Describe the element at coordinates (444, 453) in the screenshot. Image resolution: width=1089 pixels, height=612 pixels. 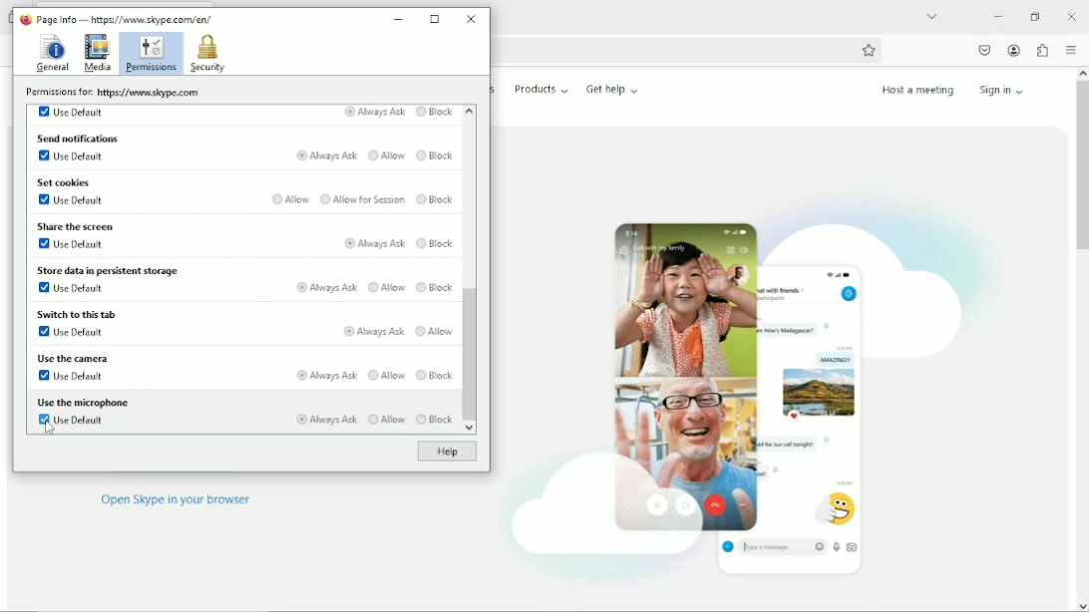
I see `Help` at that location.